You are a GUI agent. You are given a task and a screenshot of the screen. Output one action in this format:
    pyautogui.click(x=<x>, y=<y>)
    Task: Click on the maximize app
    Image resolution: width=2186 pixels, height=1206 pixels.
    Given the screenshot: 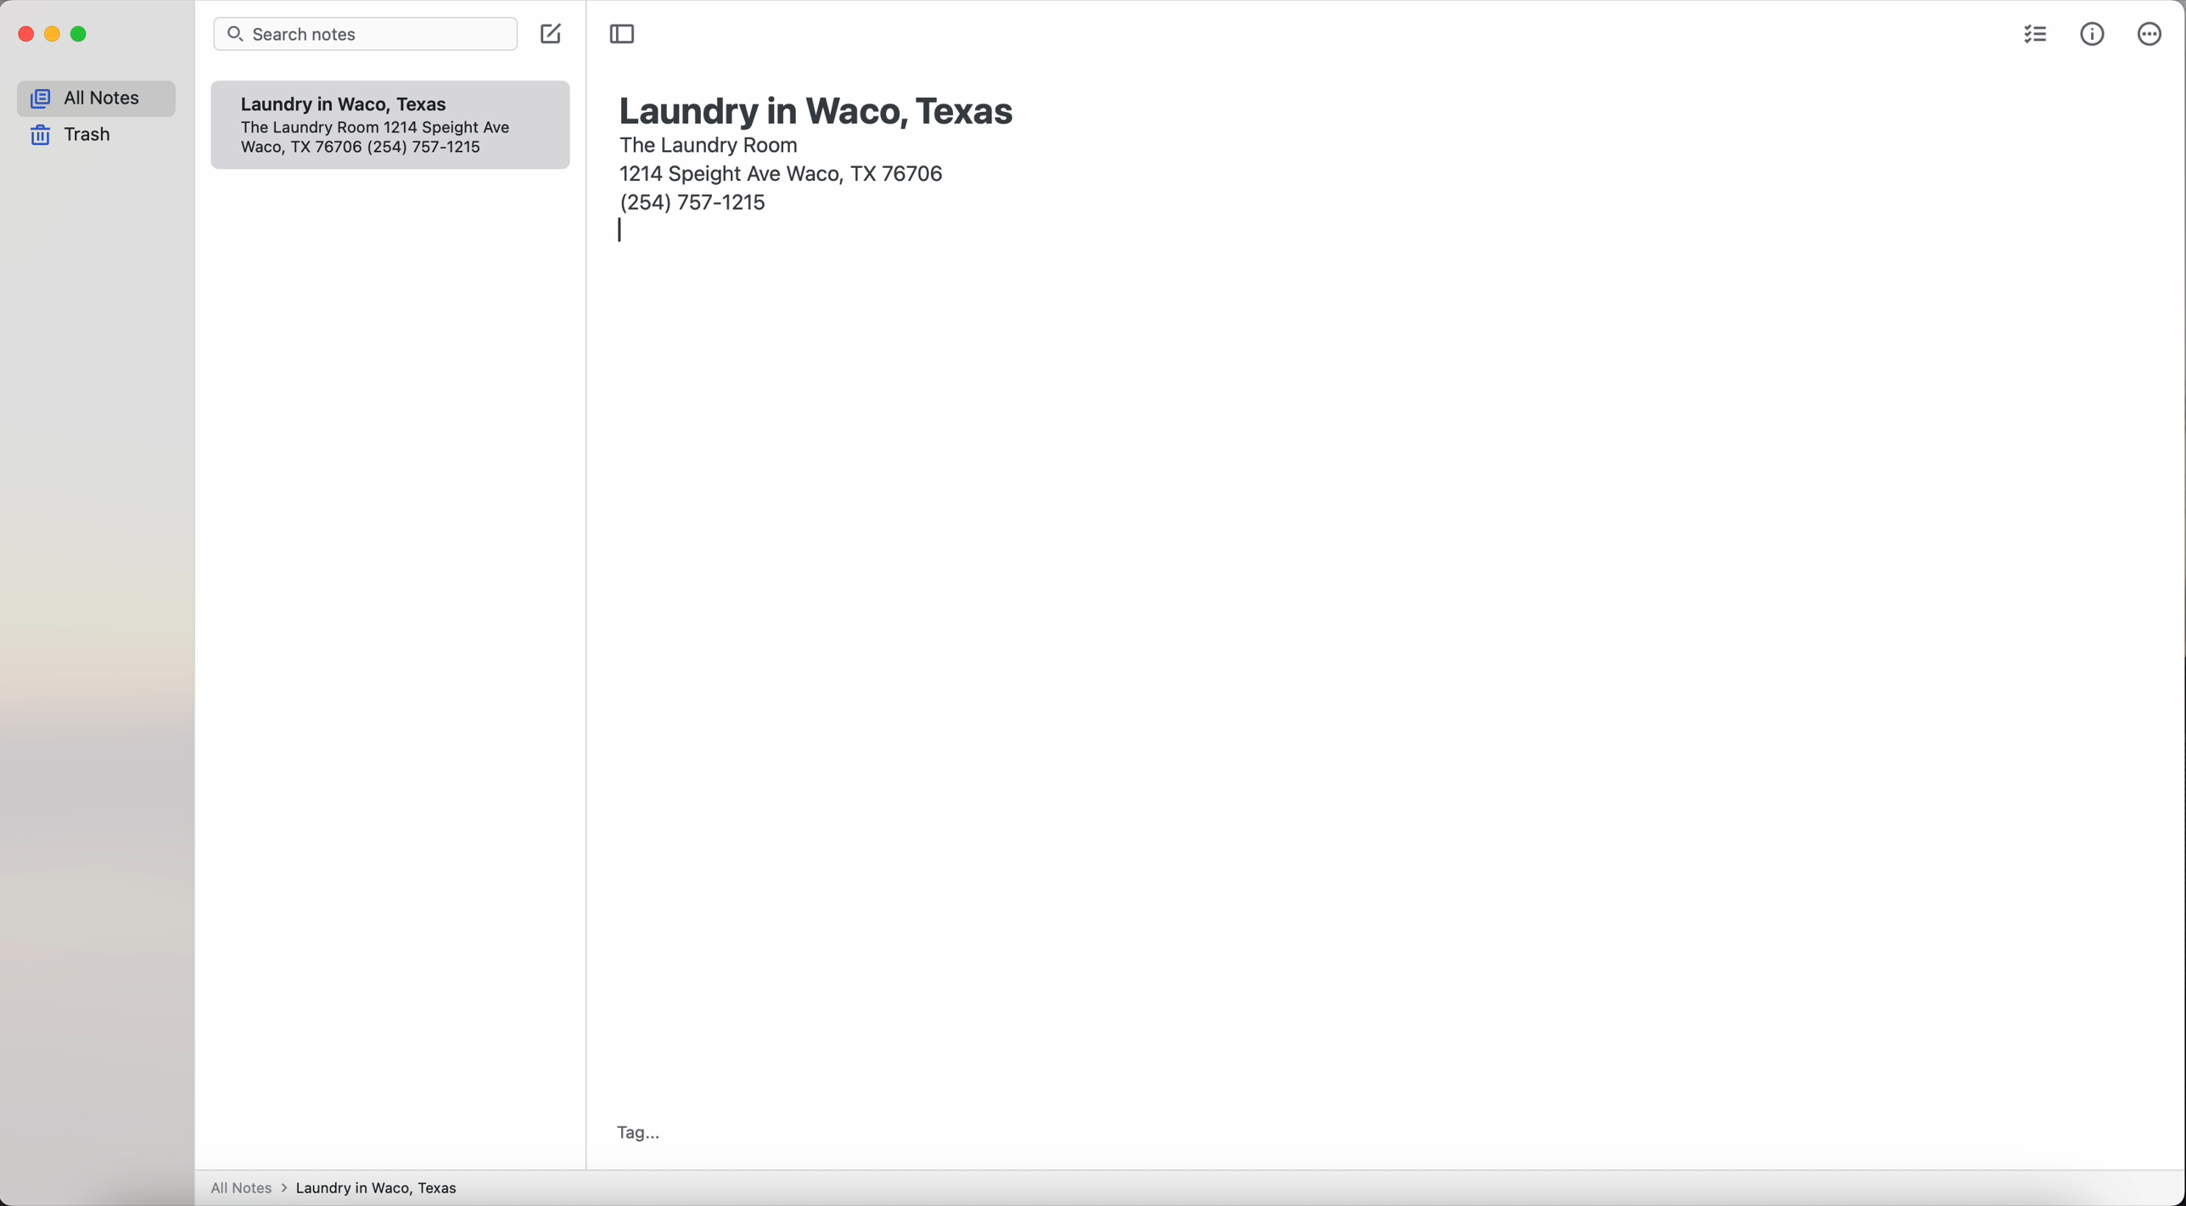 What is the action you would take?
    pyautogui.click(x=81, y=34)
    